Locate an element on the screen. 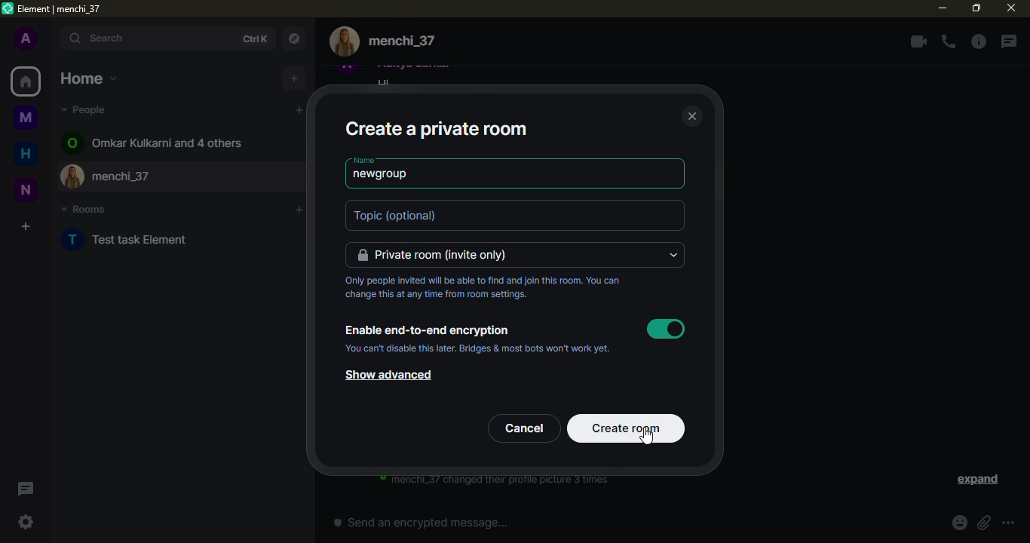 Image resolution: width=1030 pixels, height=543 pixels. explore rooms is located at coordinates (293, 38).